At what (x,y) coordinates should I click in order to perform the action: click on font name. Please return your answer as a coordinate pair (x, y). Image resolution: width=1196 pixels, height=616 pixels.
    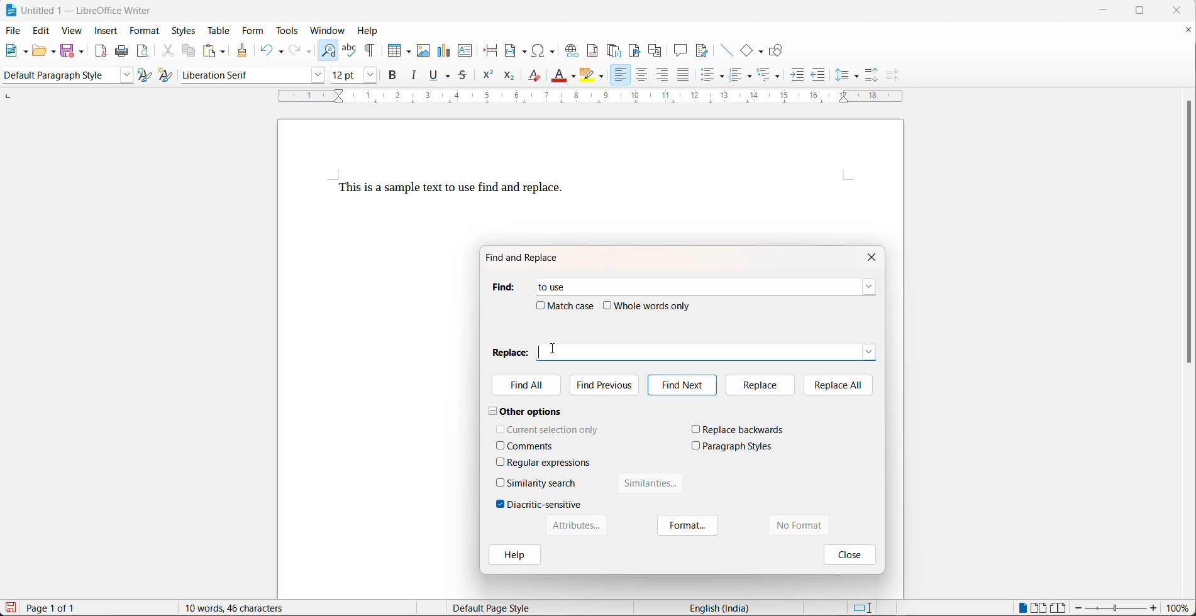
    Looking at the image, I should click on (241, 75).